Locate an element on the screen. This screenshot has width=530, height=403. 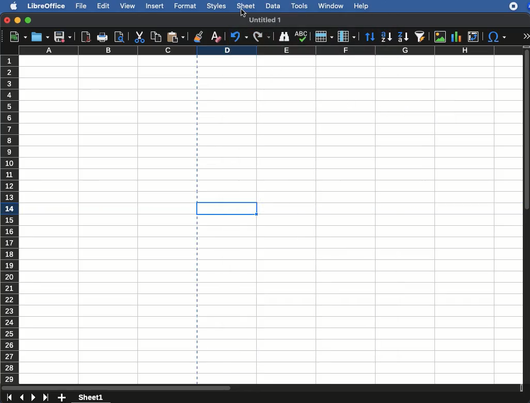
print is located at coordinates (103, 38).